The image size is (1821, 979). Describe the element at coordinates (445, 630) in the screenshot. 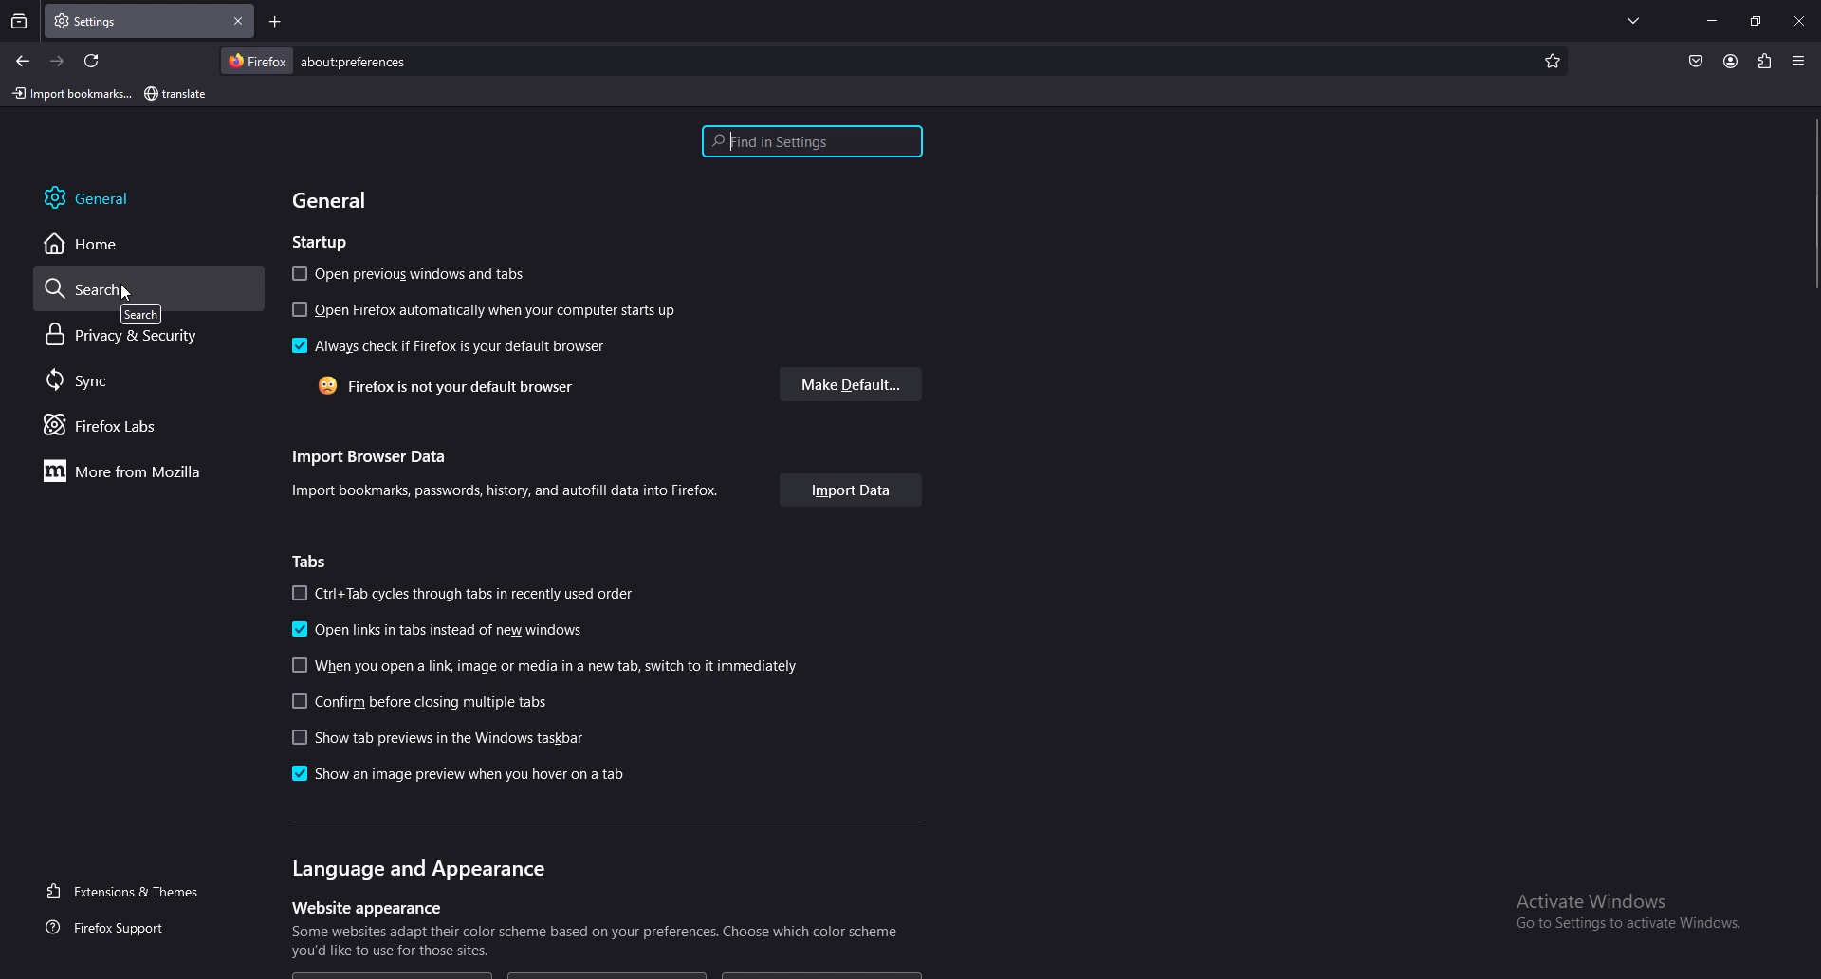

I see `open links in tabs` at that location.